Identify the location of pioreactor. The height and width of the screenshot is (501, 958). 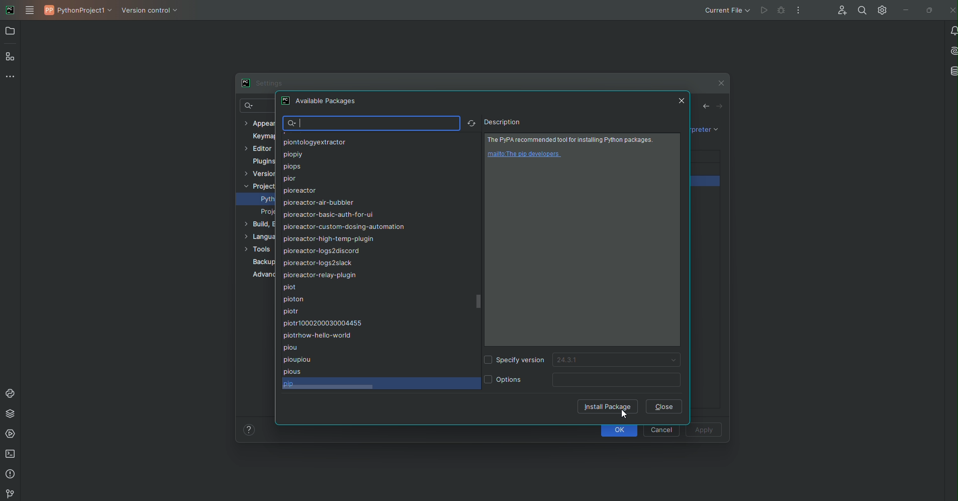
(300, 191).